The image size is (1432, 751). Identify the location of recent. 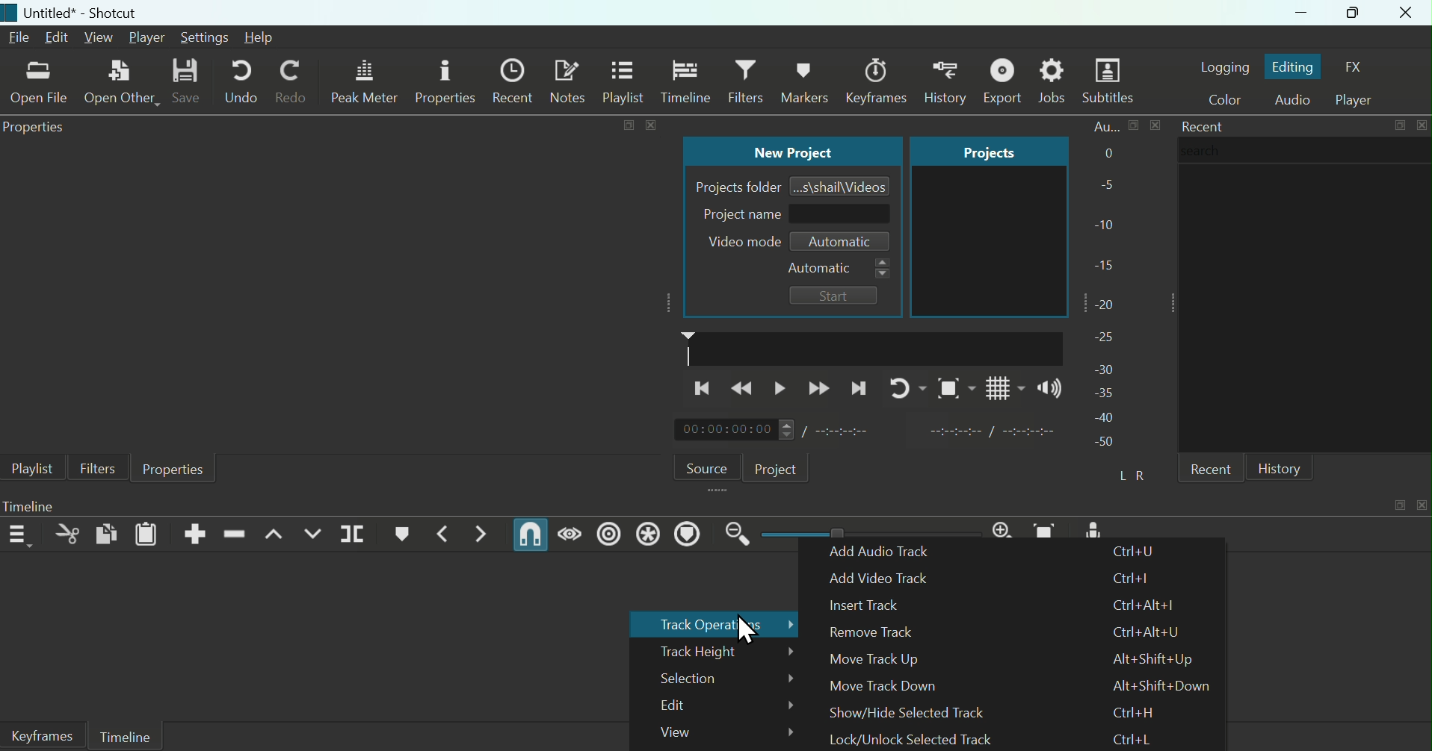
(1209, 468).